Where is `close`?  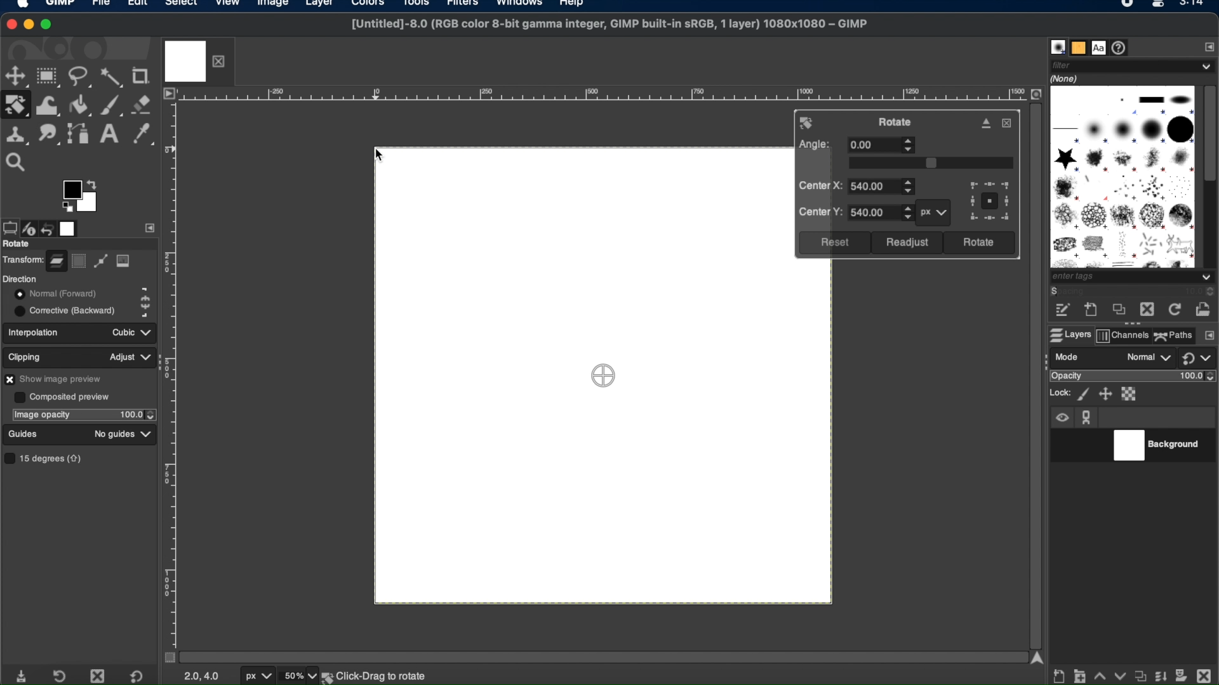
close is located at coordinates (12, 23).